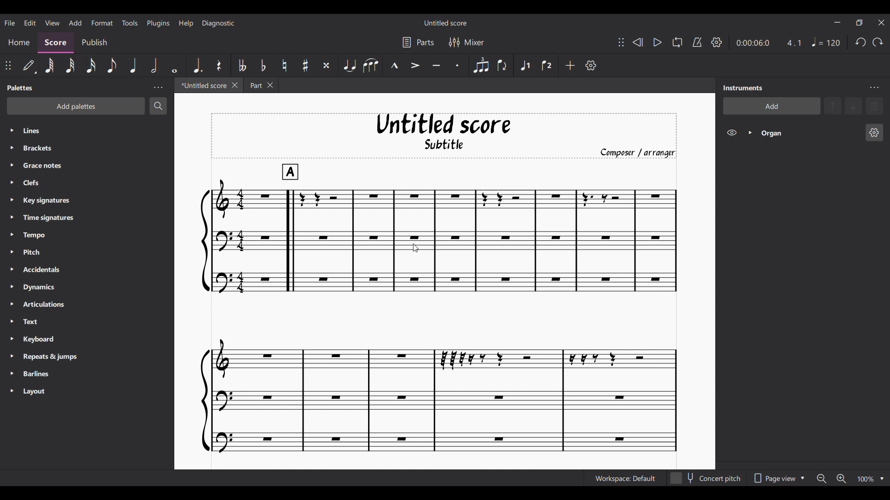  What do you see at coordinates (697, 42) in the screenshot?
I see `Metronome` at bounding box center [697, 42].